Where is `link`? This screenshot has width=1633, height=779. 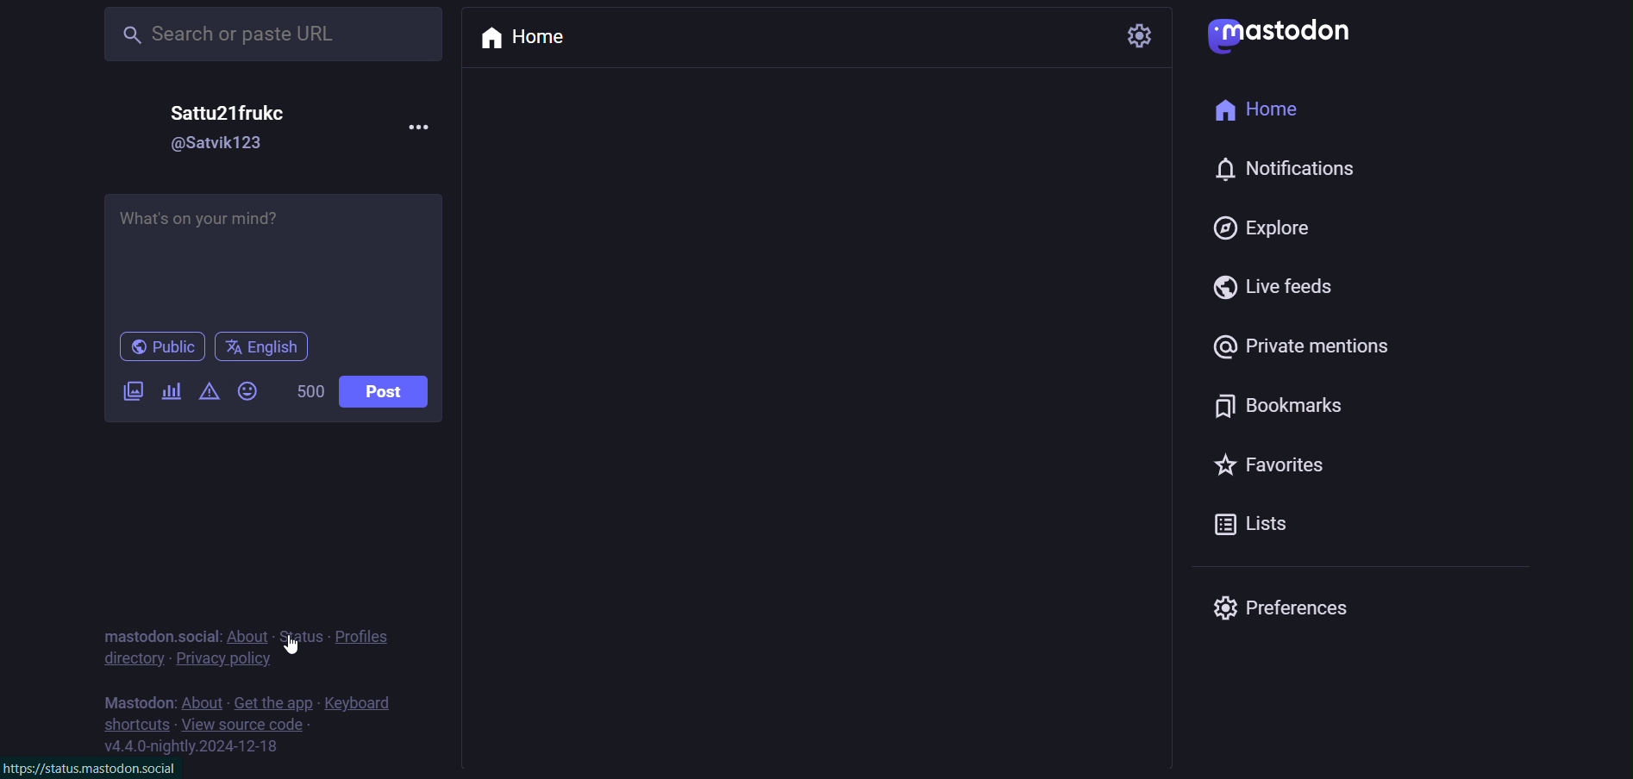 link is located at coordinates (96, 769).